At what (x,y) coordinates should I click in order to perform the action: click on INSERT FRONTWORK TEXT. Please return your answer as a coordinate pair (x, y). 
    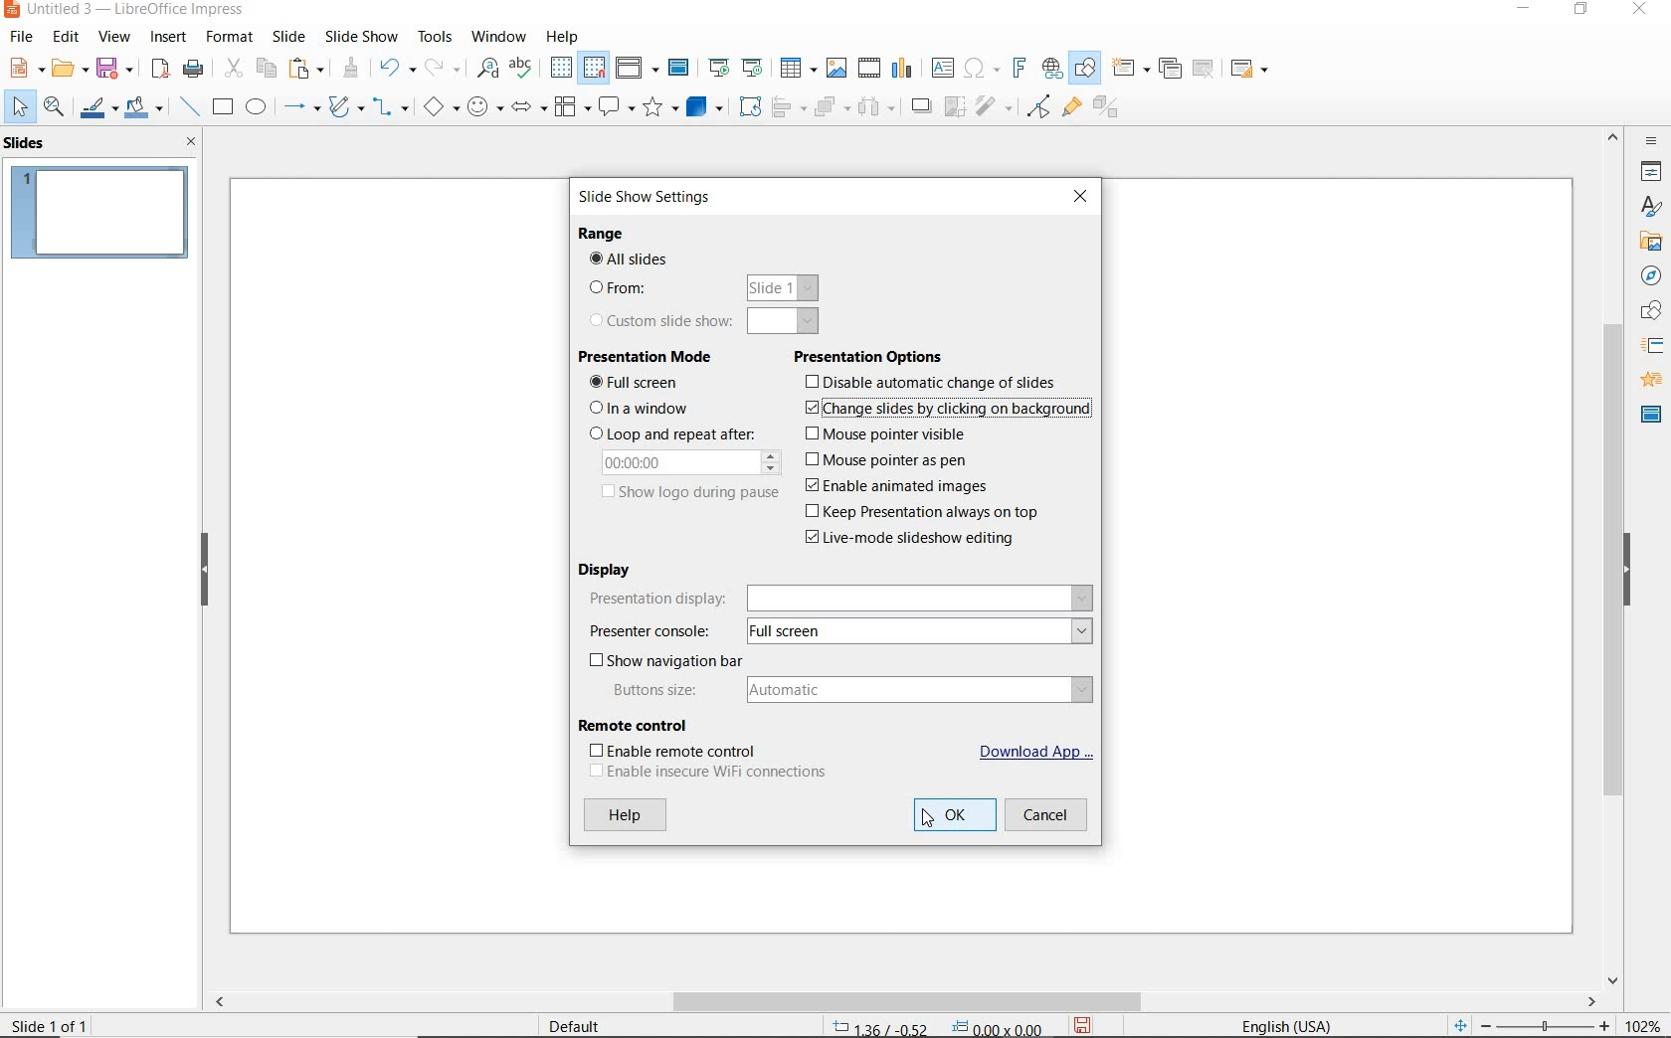
    Looking at the image, I should click on (1017, 66).